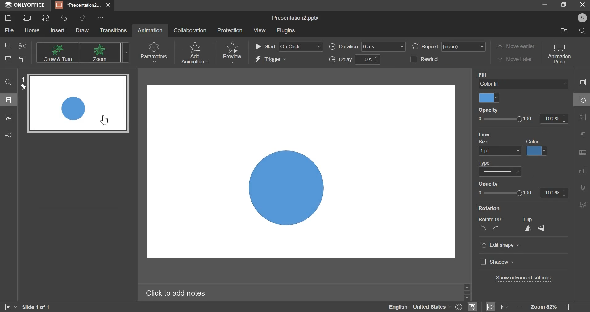 Image resolution: width=590 pixels, height=312 pixels. I want to click on presentation, so click(82, 6).